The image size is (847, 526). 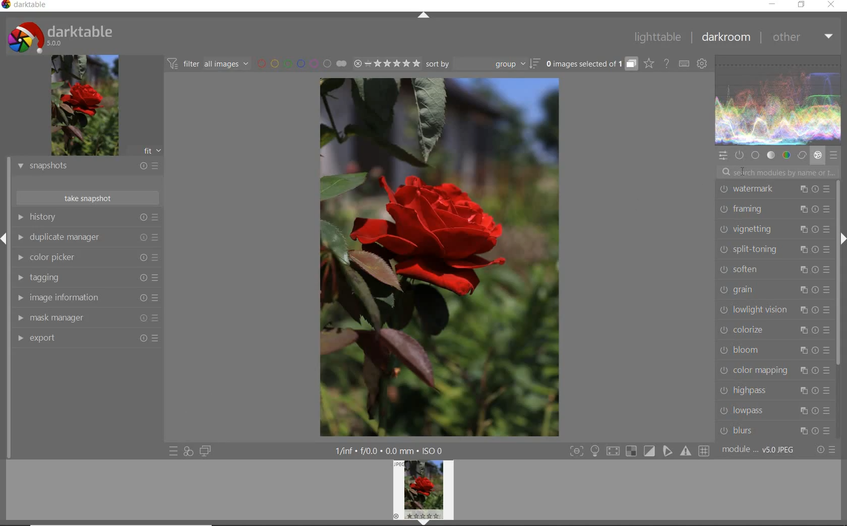 I want to click on search modules by name, so click(x=780, y=171).